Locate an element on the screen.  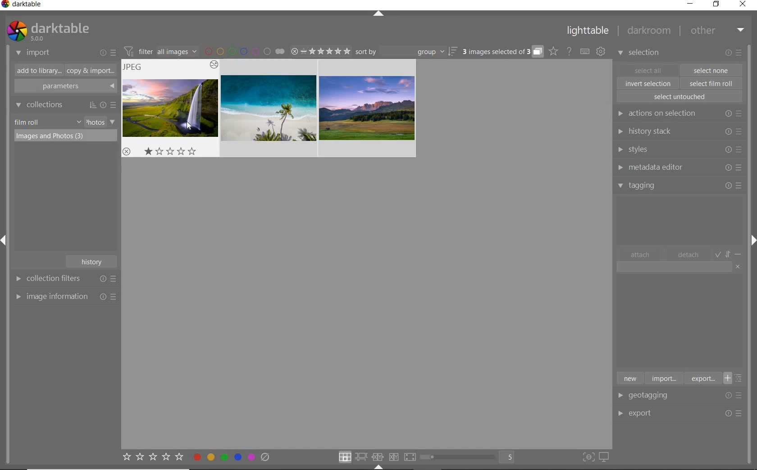
close is located at coordinates (744, 5).